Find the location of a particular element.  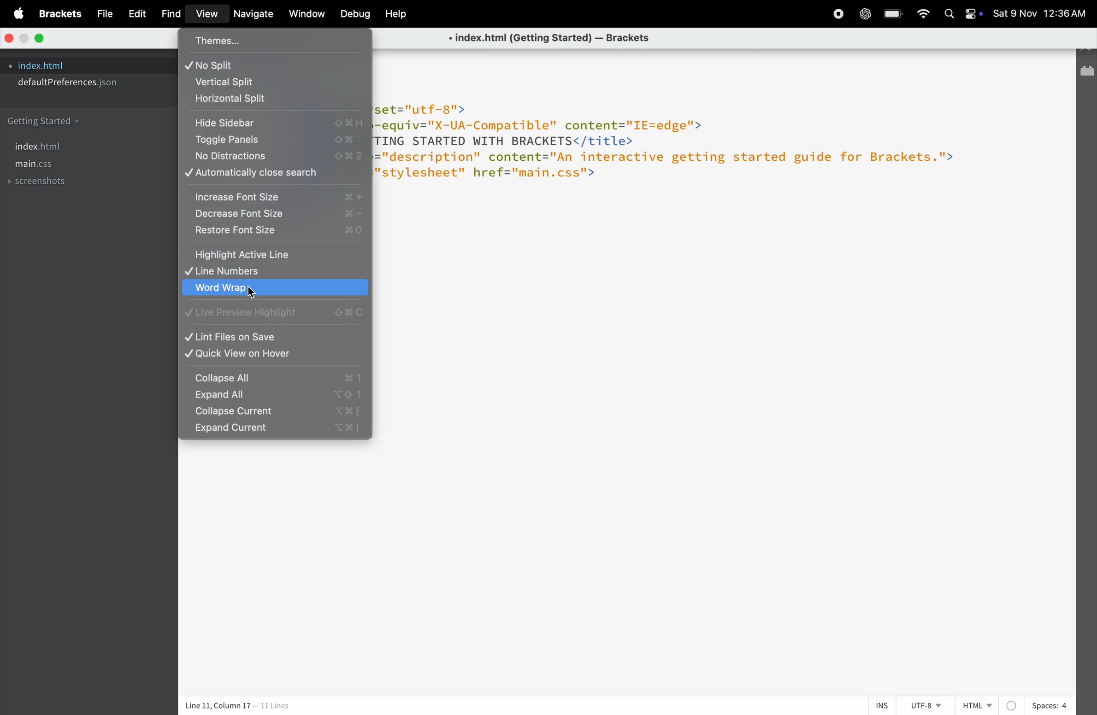

help is located at coordinates (395, 15).